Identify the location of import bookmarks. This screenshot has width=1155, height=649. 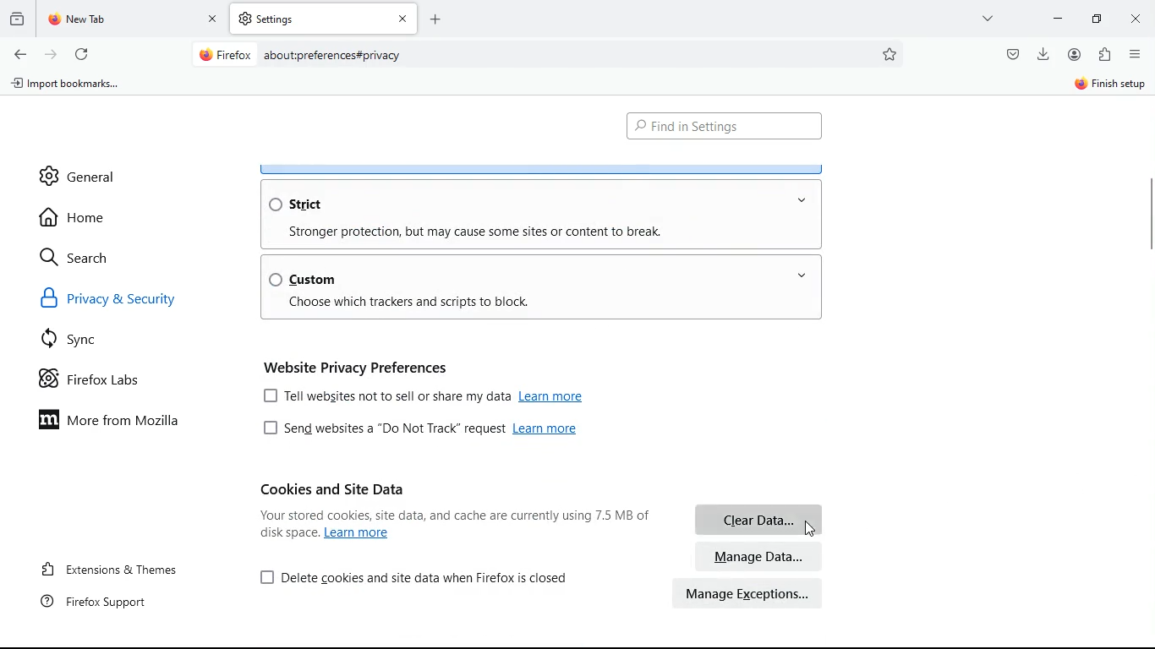
(71, 87).